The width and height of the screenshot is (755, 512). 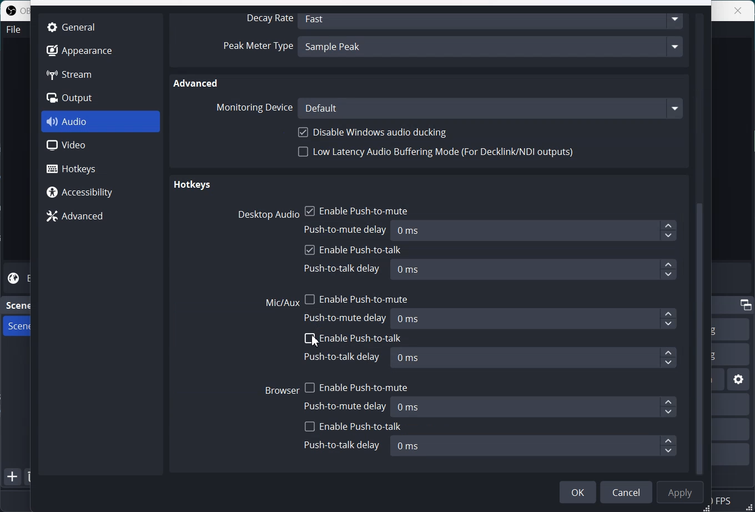 I want to click on Advanced, so click(x=100, y=215).